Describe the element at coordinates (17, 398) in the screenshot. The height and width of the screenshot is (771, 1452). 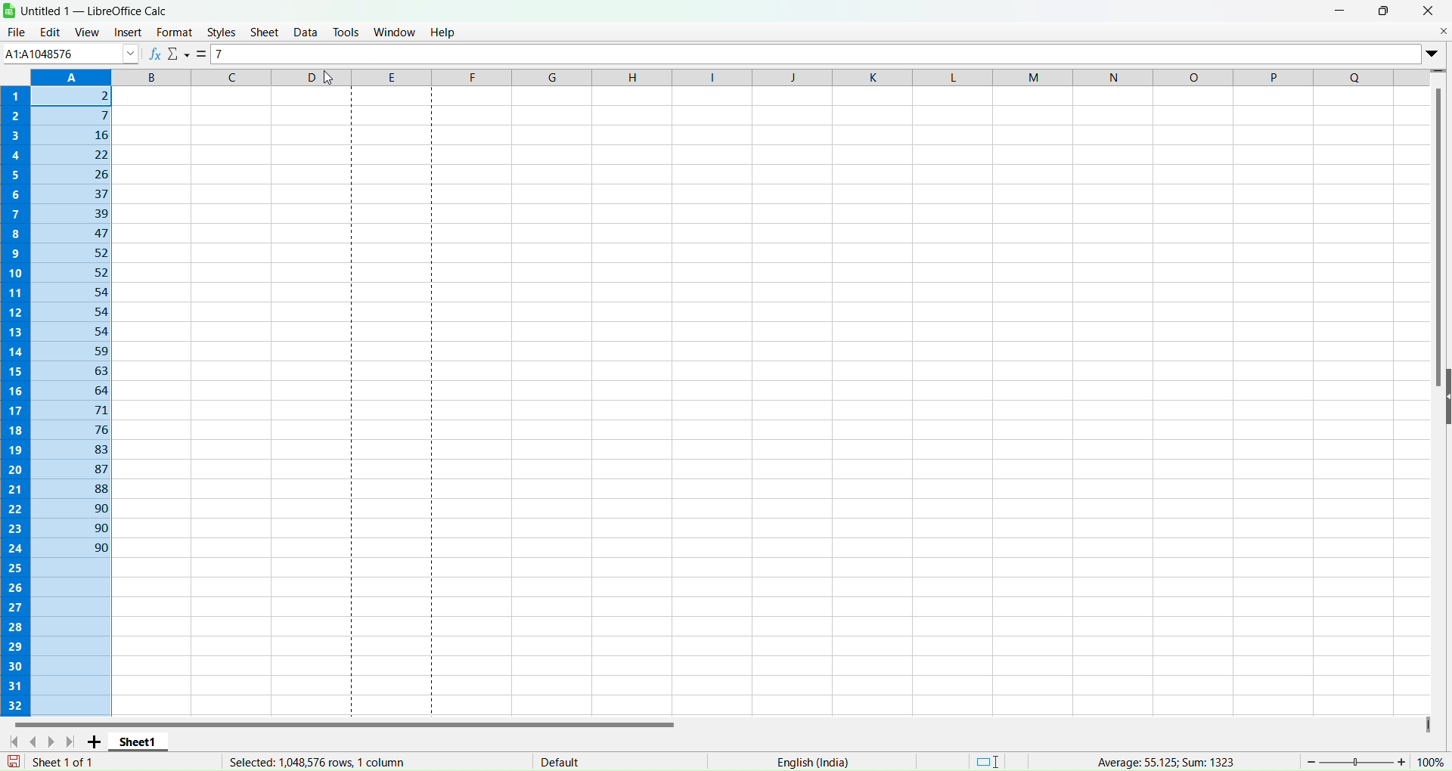
I see `Row Labels` at that location.